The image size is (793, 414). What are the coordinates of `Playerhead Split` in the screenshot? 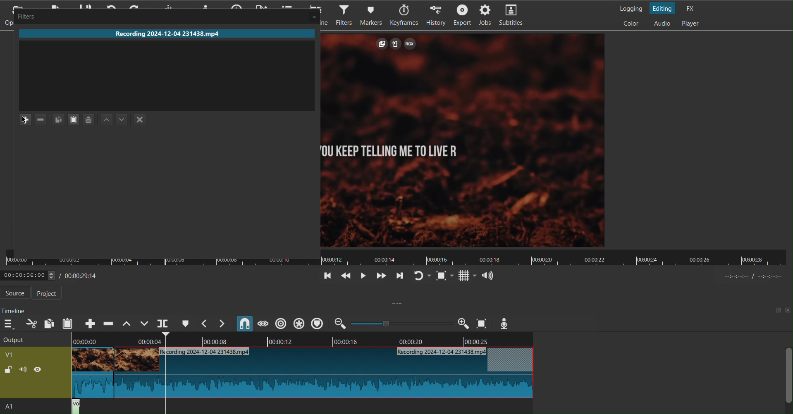 It's located at (163, 324).